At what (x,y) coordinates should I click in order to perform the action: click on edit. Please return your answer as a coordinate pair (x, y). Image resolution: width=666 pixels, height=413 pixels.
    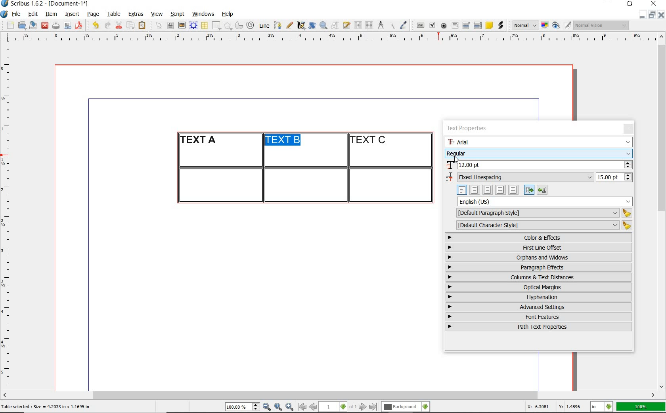
    Looking at the image, I should click on (33, 14).